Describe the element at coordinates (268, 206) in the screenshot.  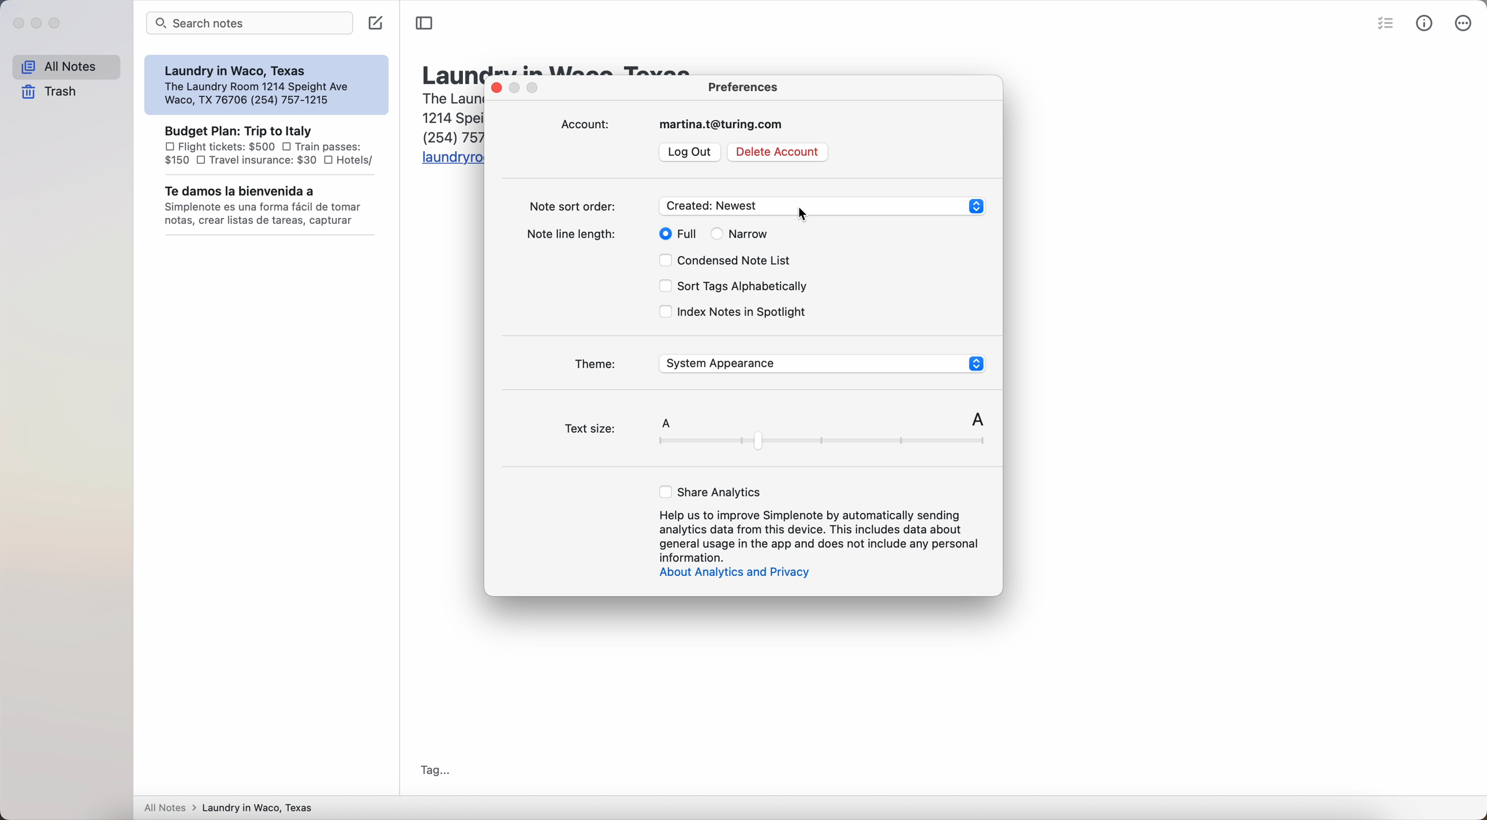
I see `Te damos la bienvenida a note` at that location.